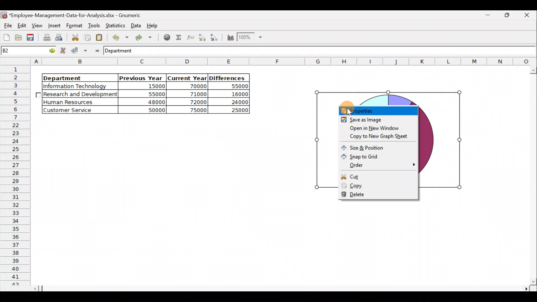  I want to click on Paste the clipboard, so click(100, 38).